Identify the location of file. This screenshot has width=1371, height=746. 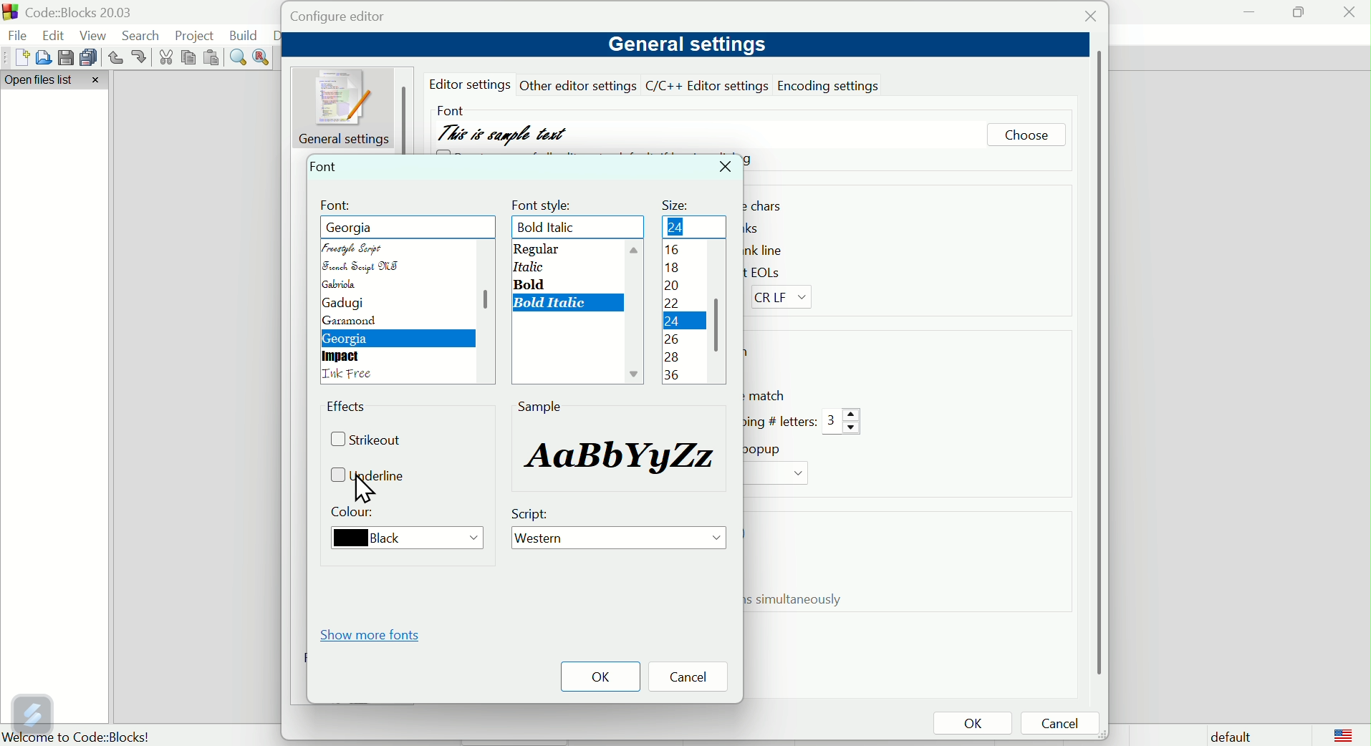
(19, 37).